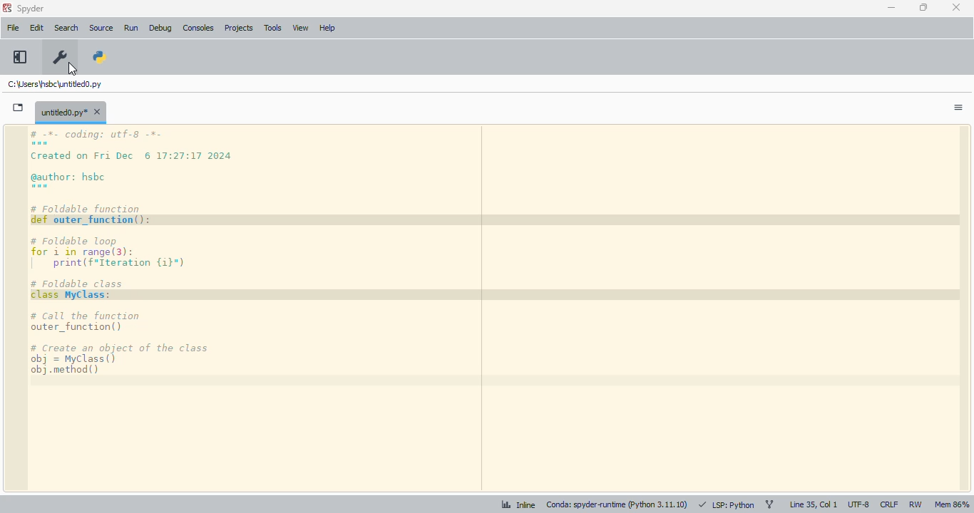 This screenshot has width=974, height=513. I want to click on maximize, so click(924, 7).